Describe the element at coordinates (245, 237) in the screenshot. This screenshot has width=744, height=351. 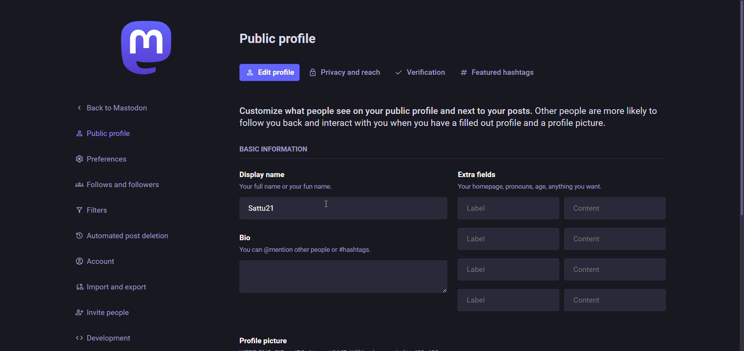
I see `bio` at that location.